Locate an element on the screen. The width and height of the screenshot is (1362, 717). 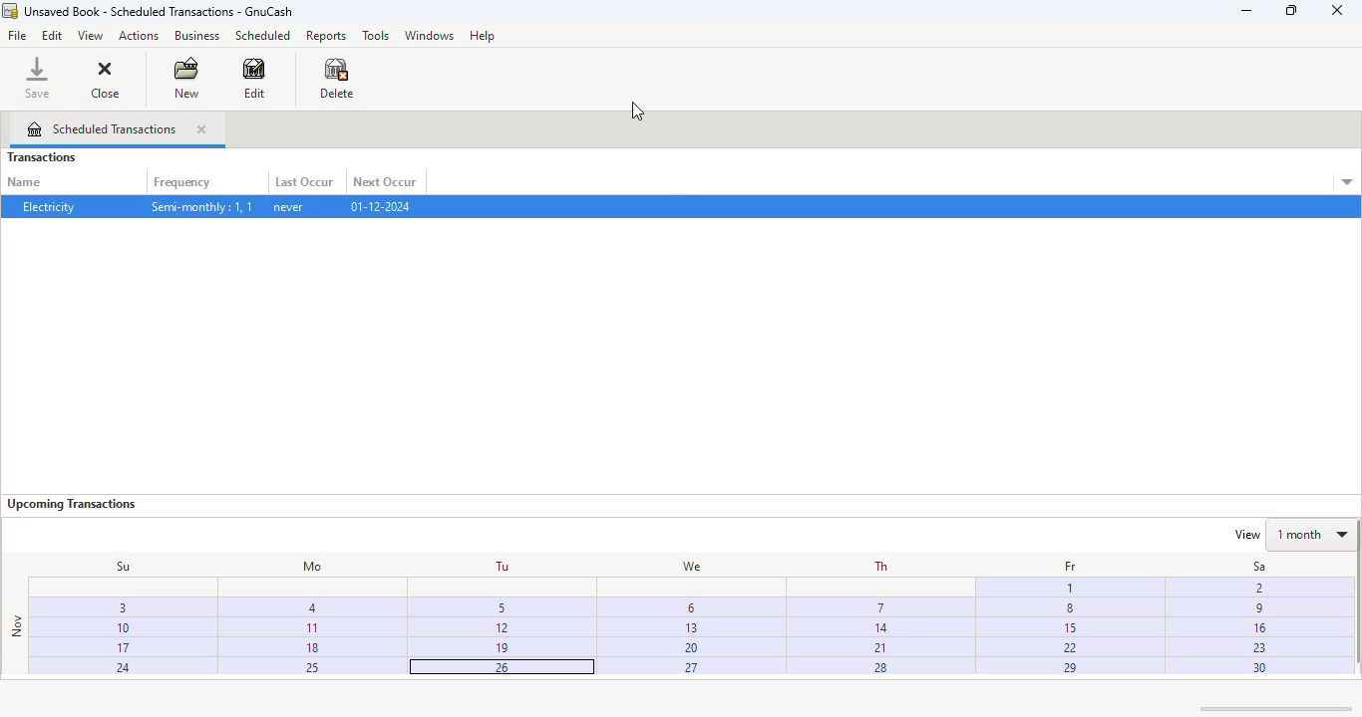
14 is located at coordinates (878, 629).